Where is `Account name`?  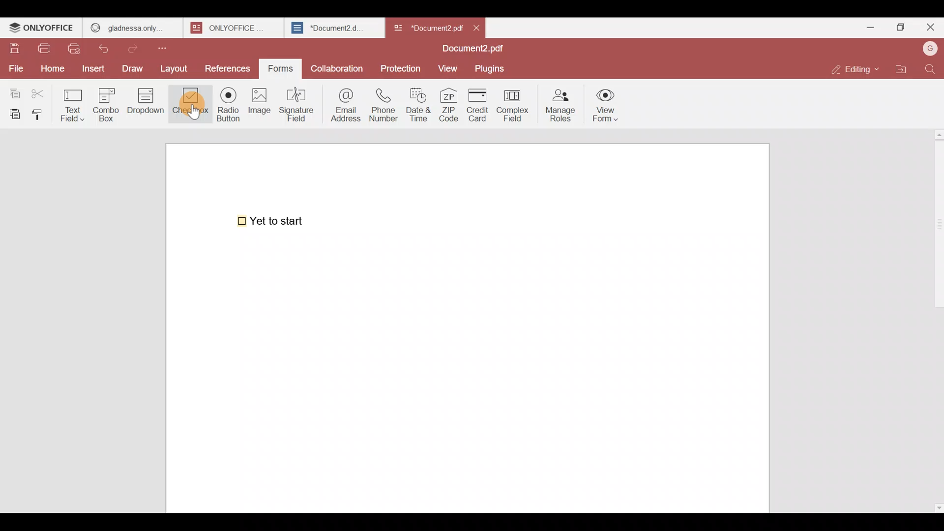 Account name is located at coordinates (930, 48).